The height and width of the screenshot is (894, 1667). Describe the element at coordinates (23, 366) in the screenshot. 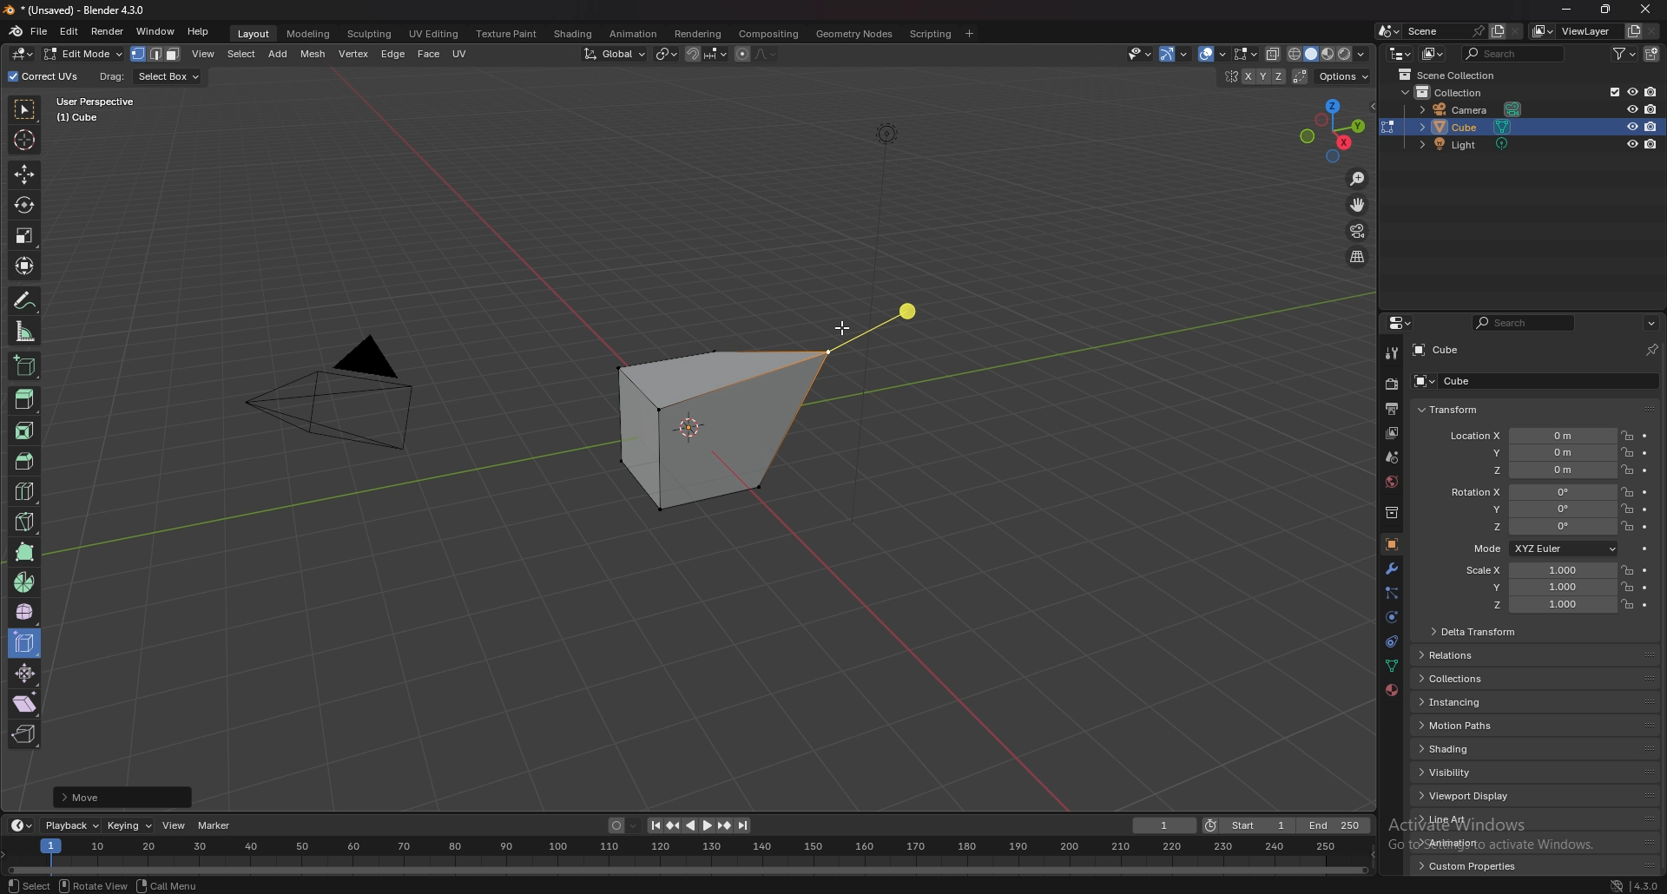

I see `add cube` at that location.